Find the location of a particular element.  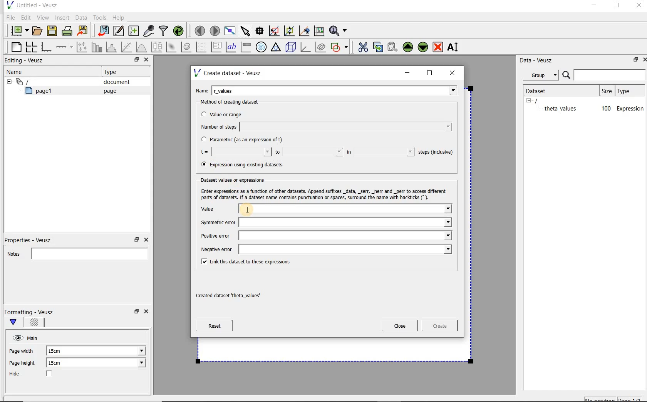

Dataset values or expressions is located at coordinates (239, 179).